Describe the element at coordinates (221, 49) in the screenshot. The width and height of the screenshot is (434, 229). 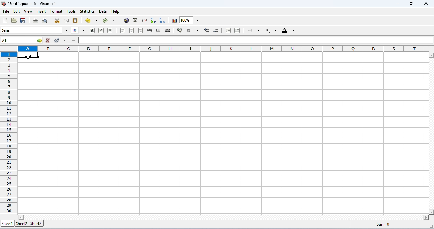
I see `column headings` at that location.